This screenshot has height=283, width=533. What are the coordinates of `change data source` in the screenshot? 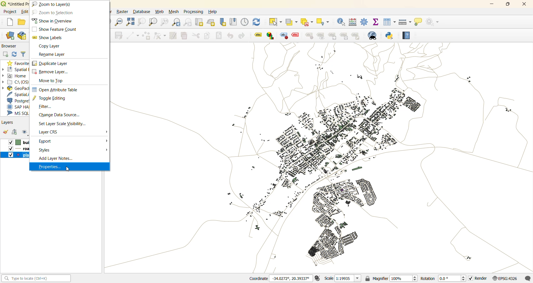 It's located at (59, 115).